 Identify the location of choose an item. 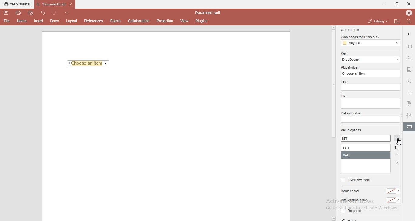
(371, 73).